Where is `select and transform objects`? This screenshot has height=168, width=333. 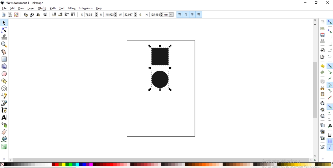
select and transform objects is located at coordinates (4, 23).